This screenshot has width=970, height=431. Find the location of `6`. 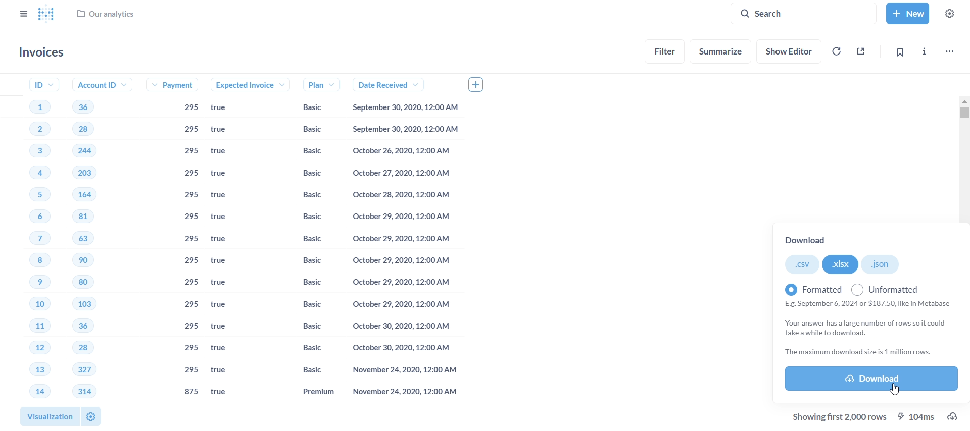

6 is located at coordinates (29, 218).